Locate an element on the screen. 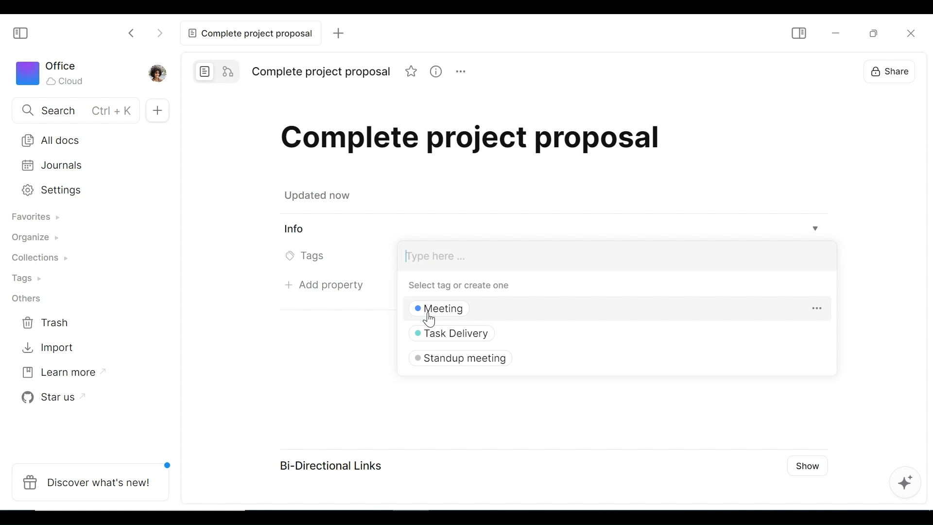 This screenshot has width=933, height=525. Search is located at coordinates (73, 111).